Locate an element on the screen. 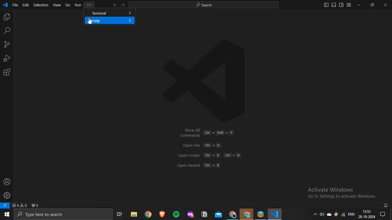 This screenshot has height=220, width=392. google chrome is located at coordinates (147, 215).